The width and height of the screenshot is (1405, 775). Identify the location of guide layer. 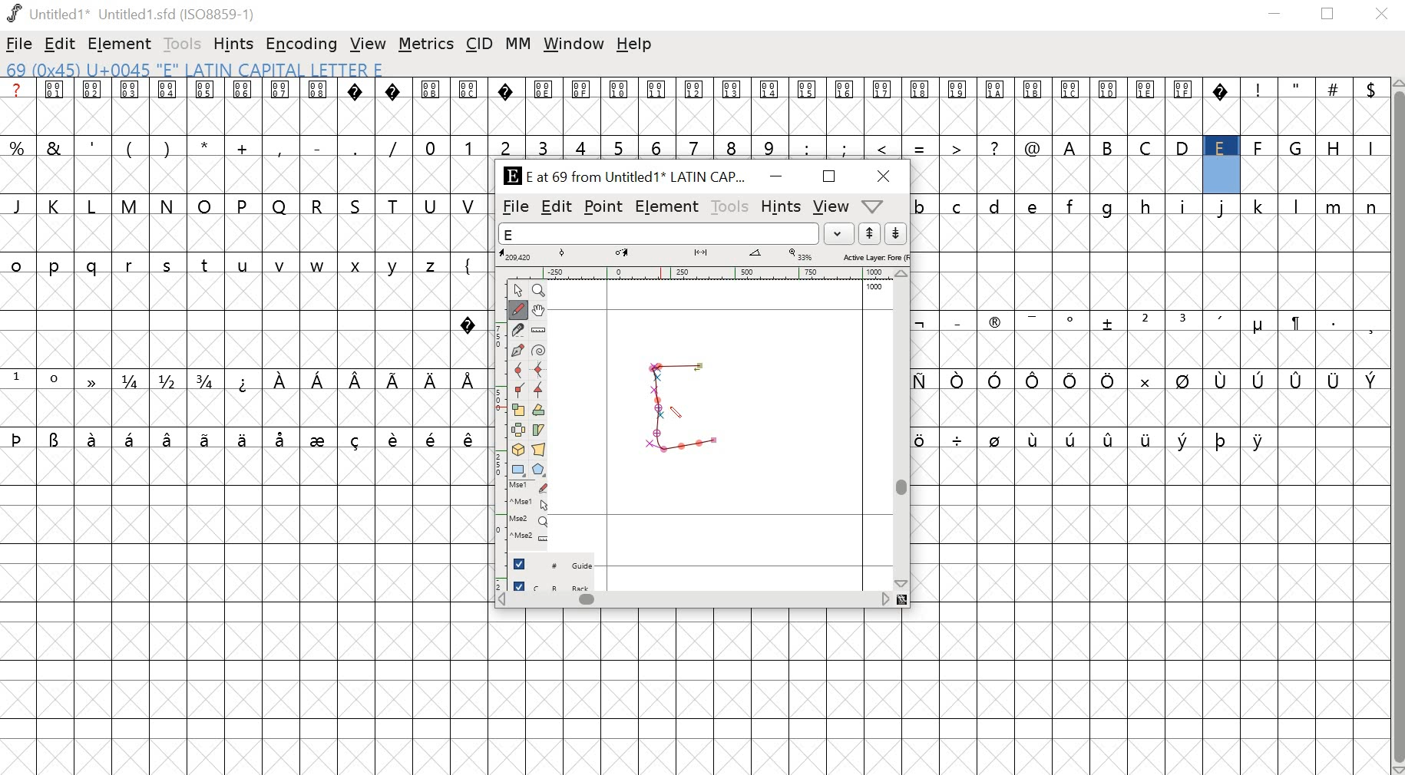
(552, 567).